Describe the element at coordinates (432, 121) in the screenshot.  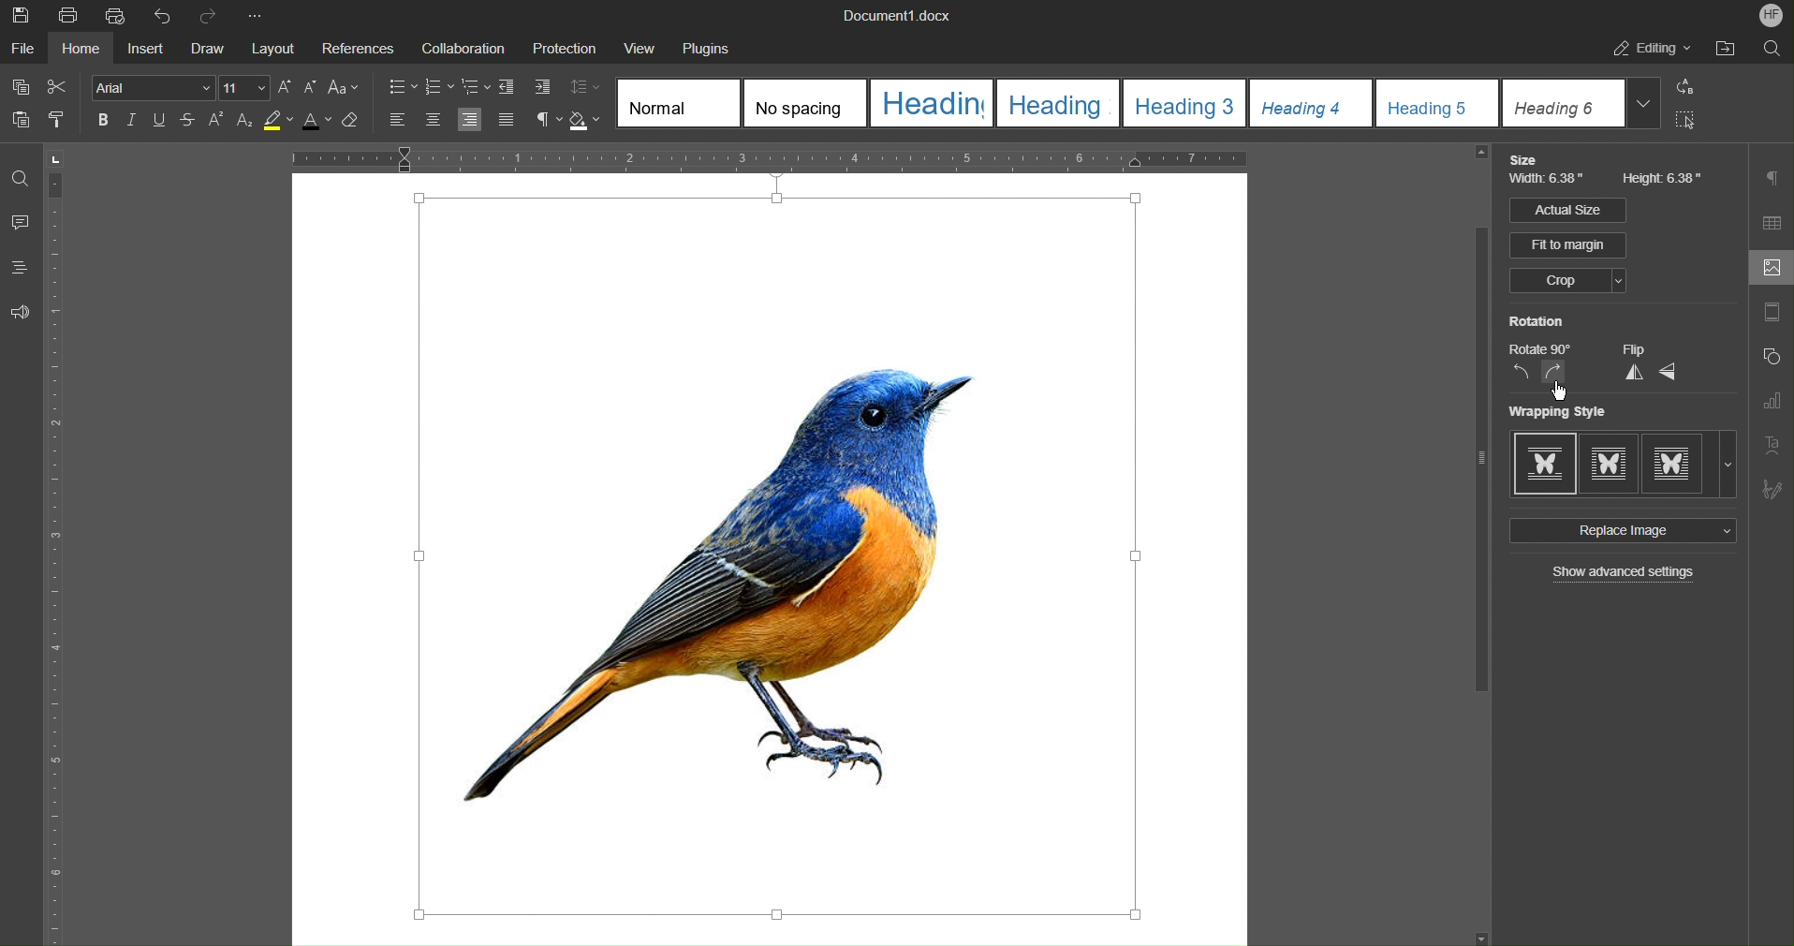
I see `Align Center` at that location.